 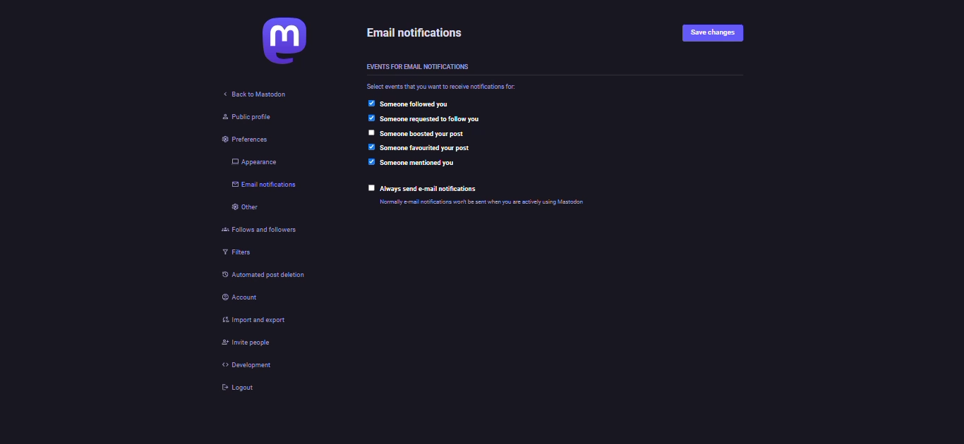 What do you see at coordinates (455, 119) in the screenshot?
I see `someone requested to follow you` at bounding box center [455, 119].